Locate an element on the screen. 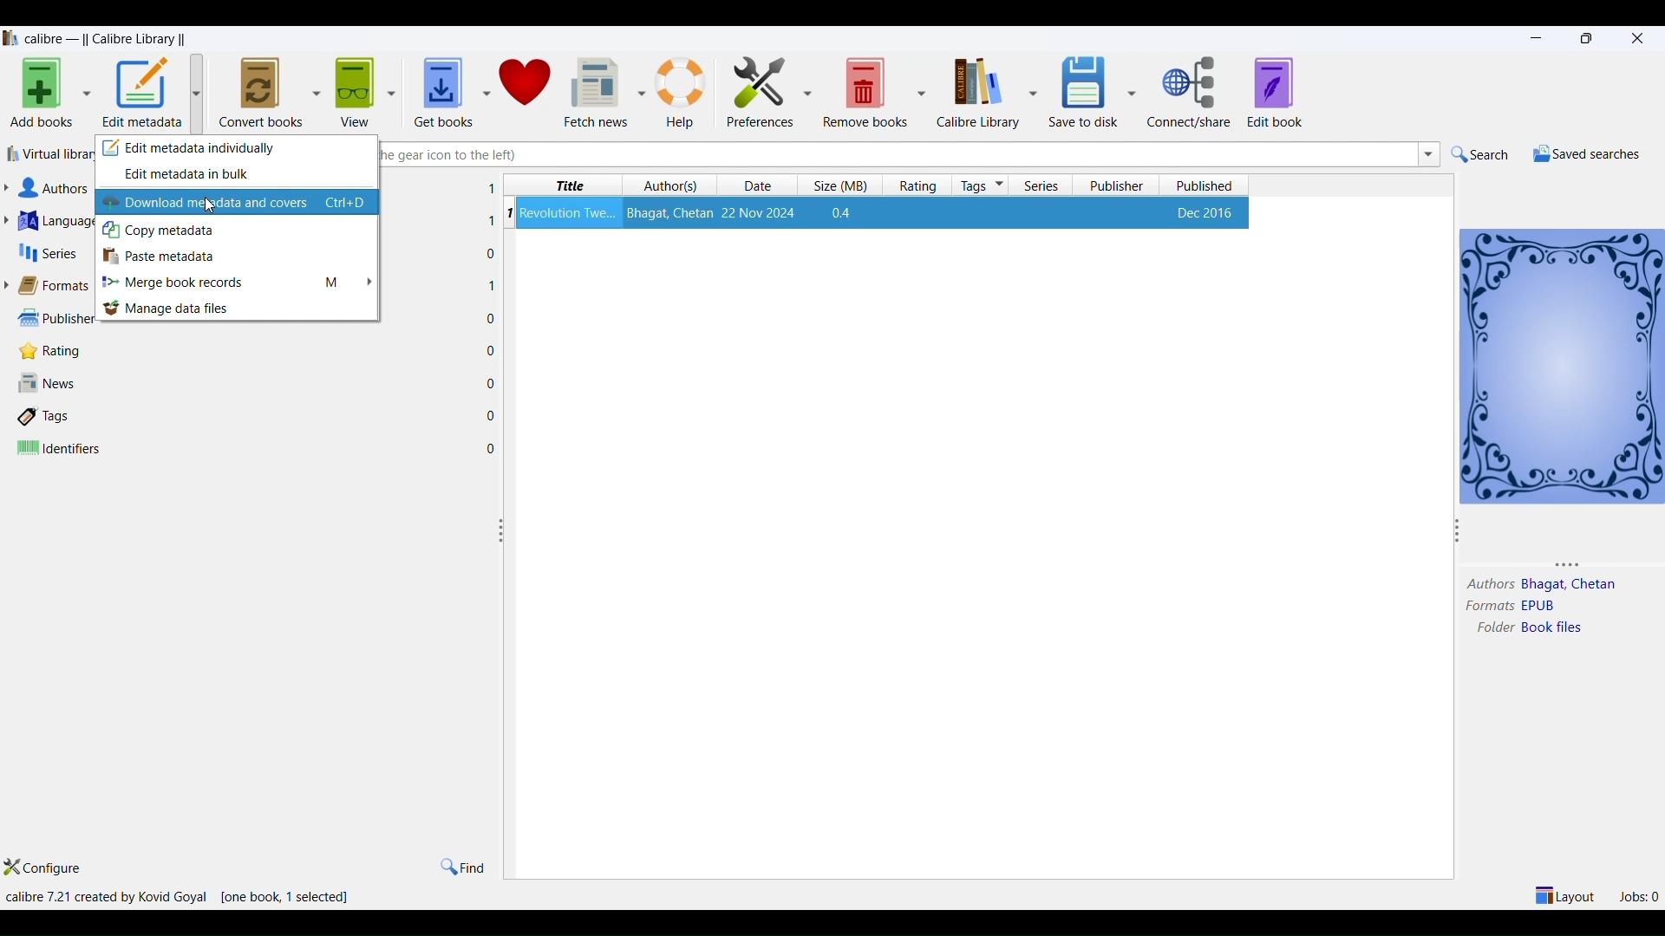  book details is located at coordinates (885, 212).